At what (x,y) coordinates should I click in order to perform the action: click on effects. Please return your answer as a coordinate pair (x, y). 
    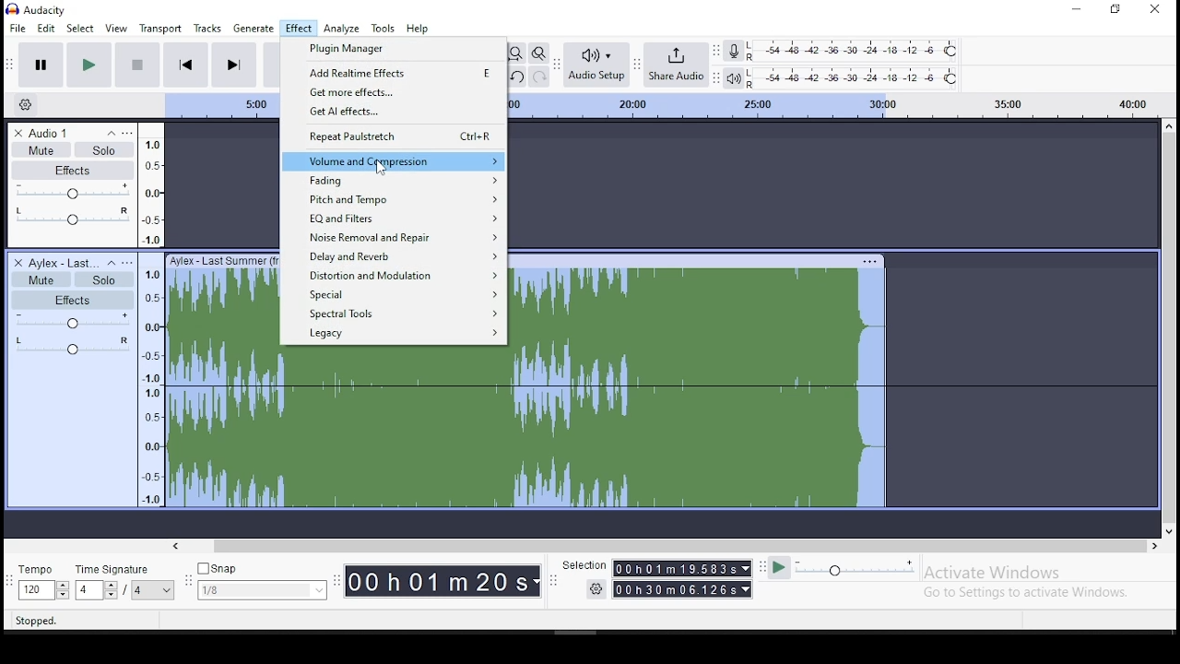
    Looking at the image, I should click on (73, 171).